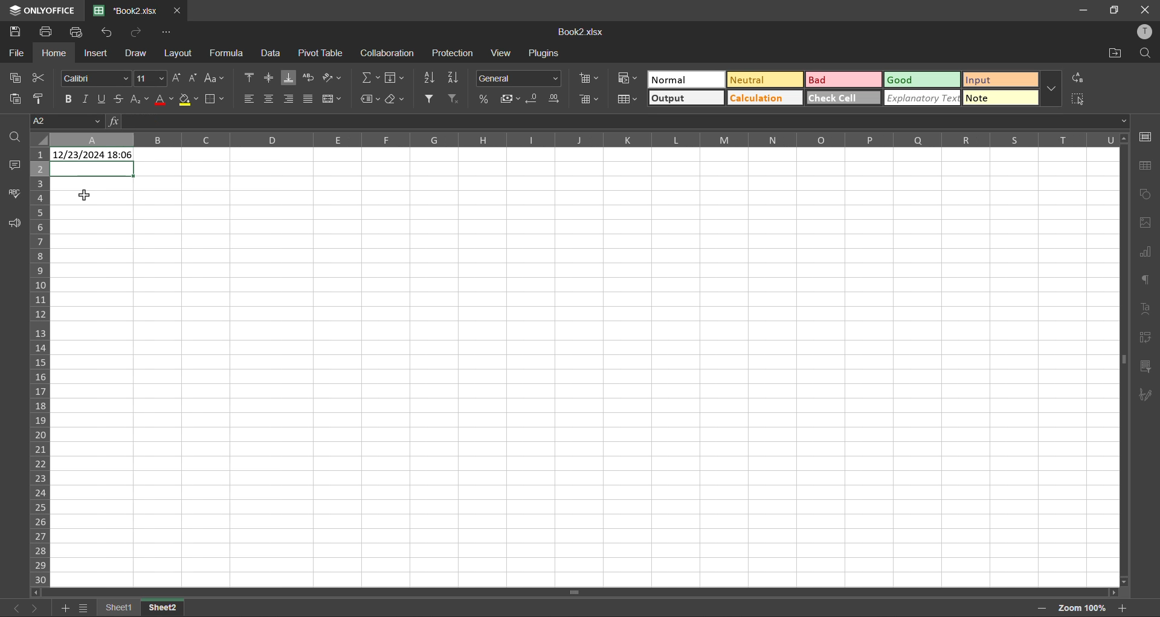 This screenshot has height=617, width=1160. I want to click on column names in alphabets, so click(585, 138).